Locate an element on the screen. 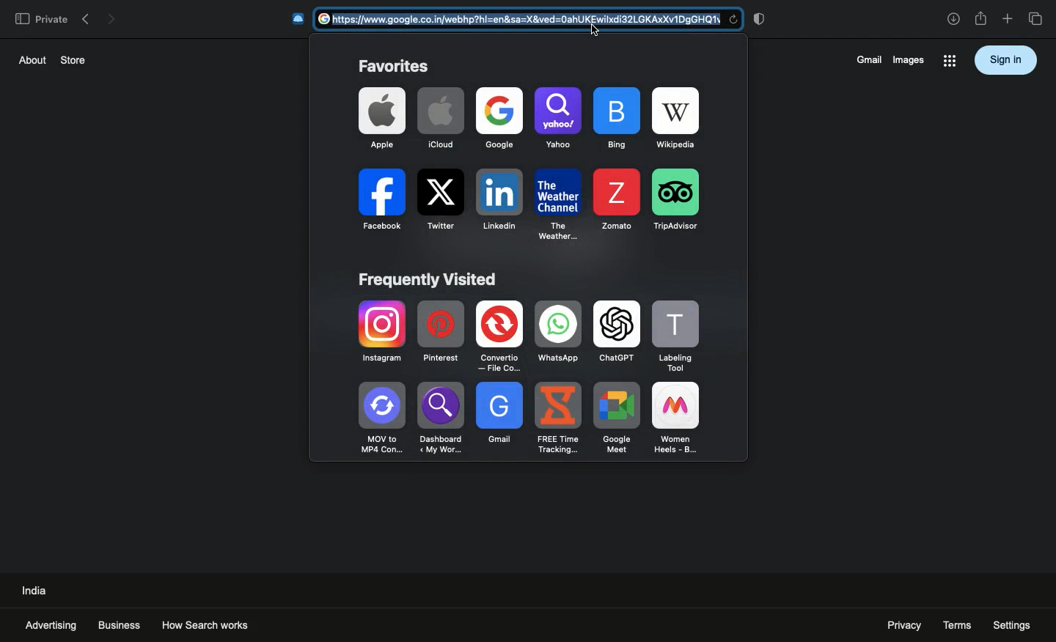 Image resolution: width=1056 pixels, height=642 pixels. Tabs is located at coordinates (1038, 19).